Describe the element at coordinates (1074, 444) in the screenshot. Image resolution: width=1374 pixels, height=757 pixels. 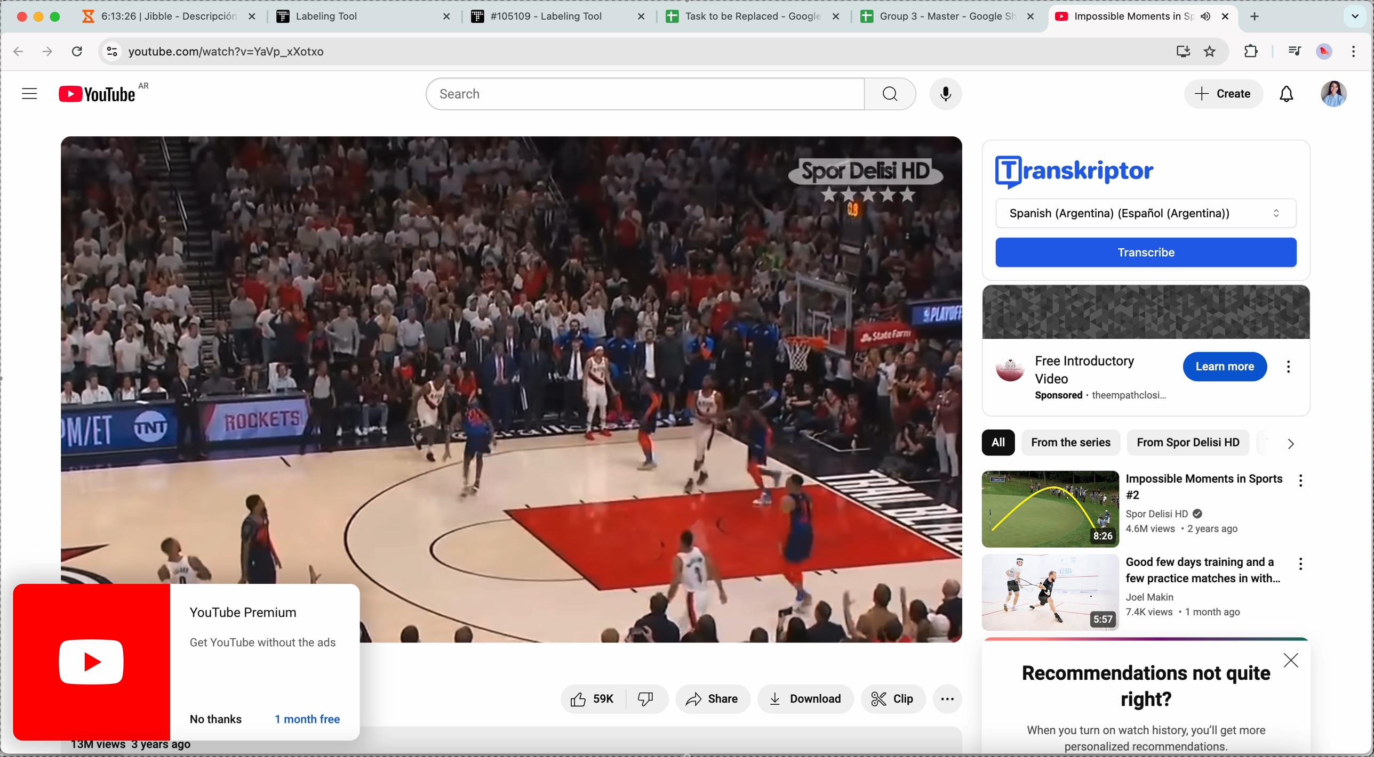
I see `from the series` at that location.